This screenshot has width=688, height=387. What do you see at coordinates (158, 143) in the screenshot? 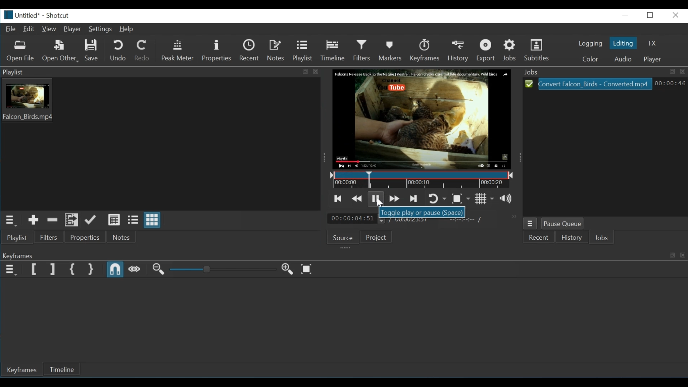
I see `Playlist thumbnail` at bounding box center [158, 143].